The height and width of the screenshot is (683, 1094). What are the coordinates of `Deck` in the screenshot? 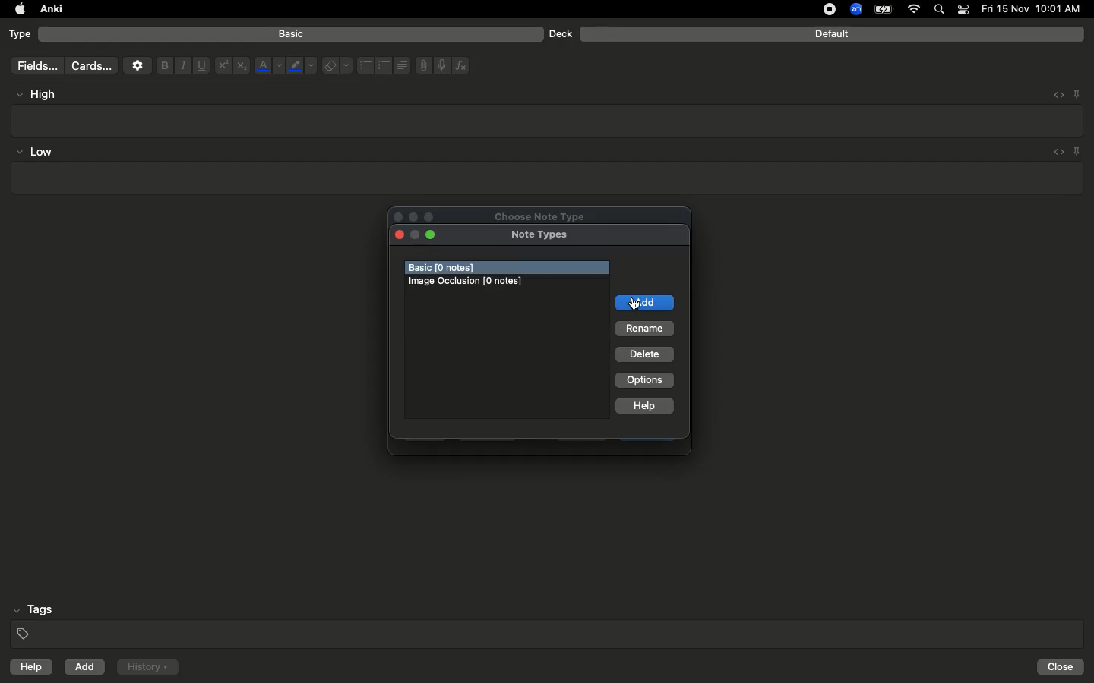 It's located at (560, 33).